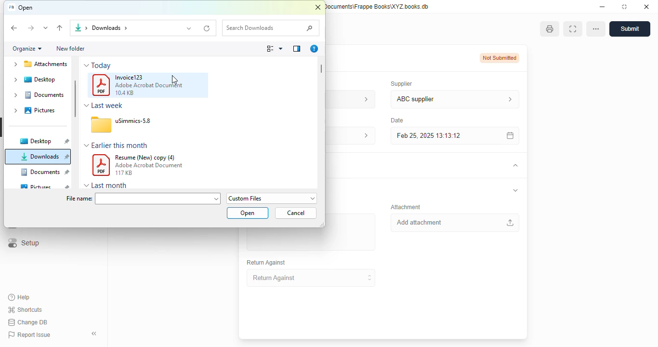  Describe the element at coordinates (508, 135) in the screenshot. I see `calendar icon` at that location.